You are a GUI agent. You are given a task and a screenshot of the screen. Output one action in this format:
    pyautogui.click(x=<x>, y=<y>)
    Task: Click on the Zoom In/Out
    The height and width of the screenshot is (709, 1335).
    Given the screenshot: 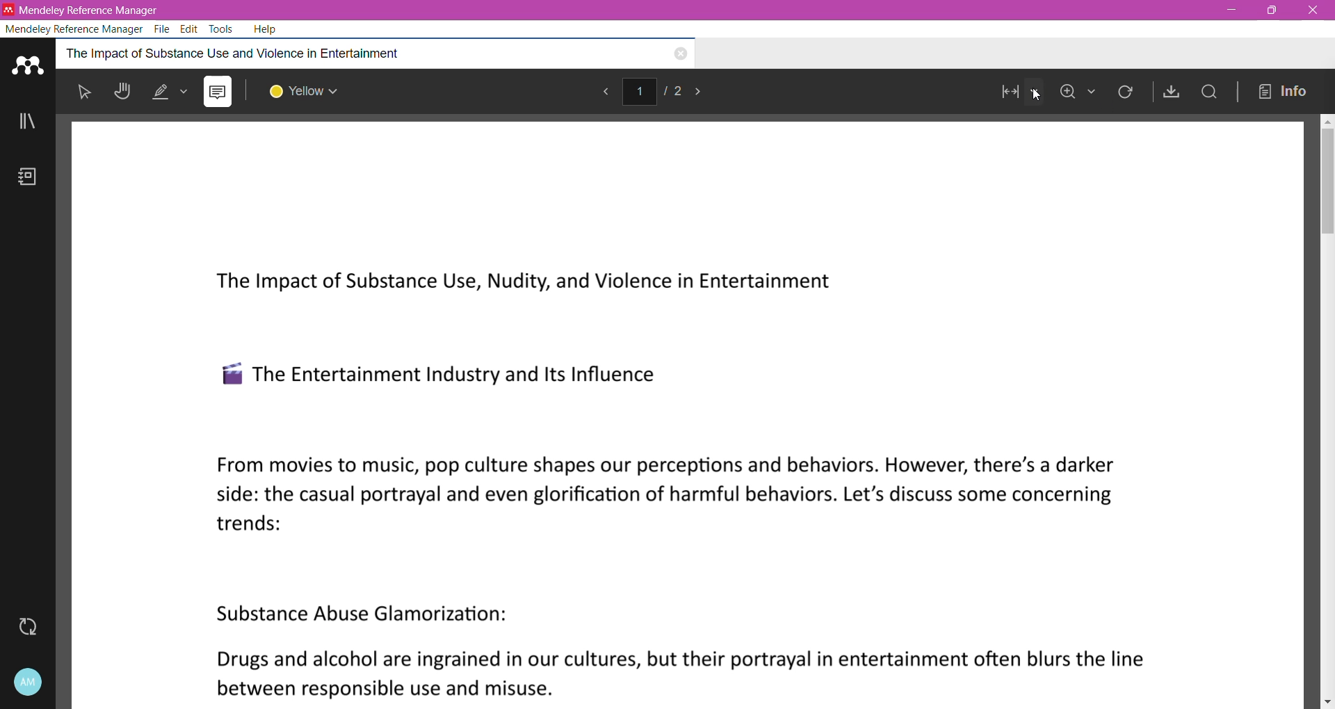 What is the action you would take?
    pyautogui.click(x=1083, y=93)
    